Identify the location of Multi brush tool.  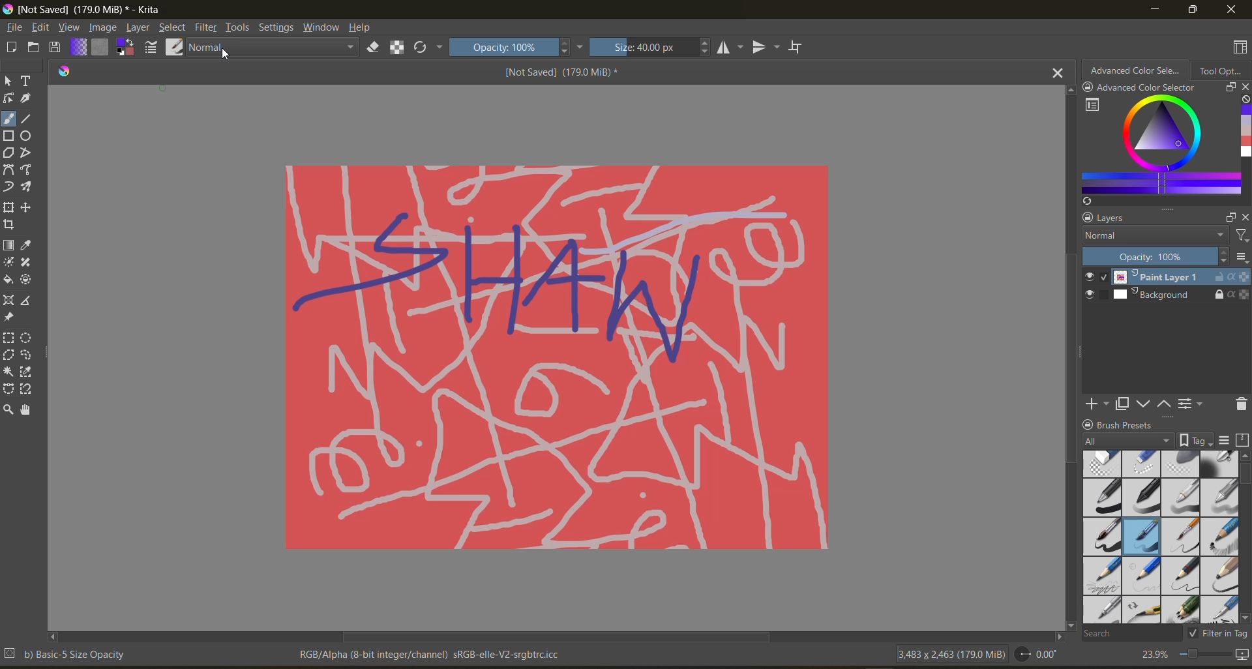
(30, 187).